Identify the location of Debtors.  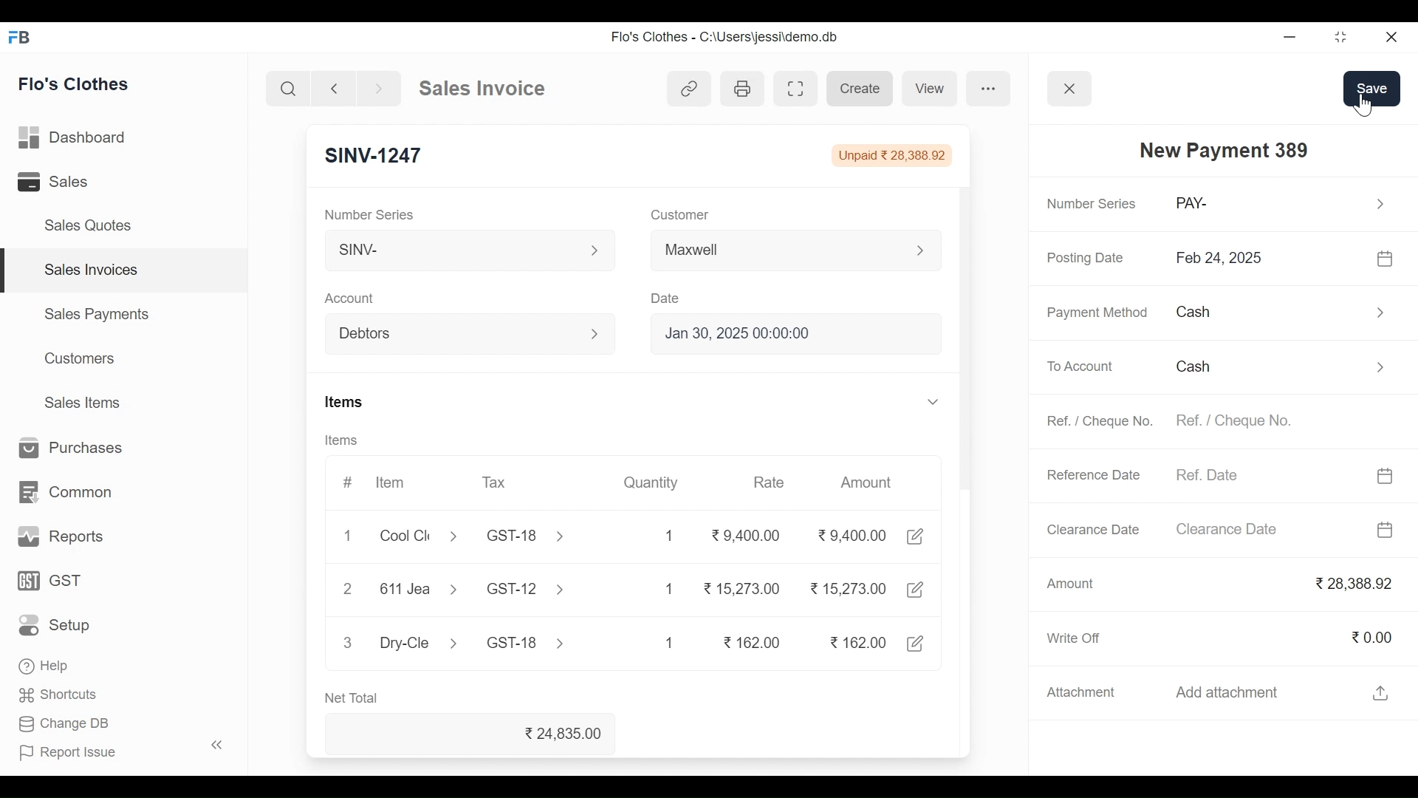
(449, 330).